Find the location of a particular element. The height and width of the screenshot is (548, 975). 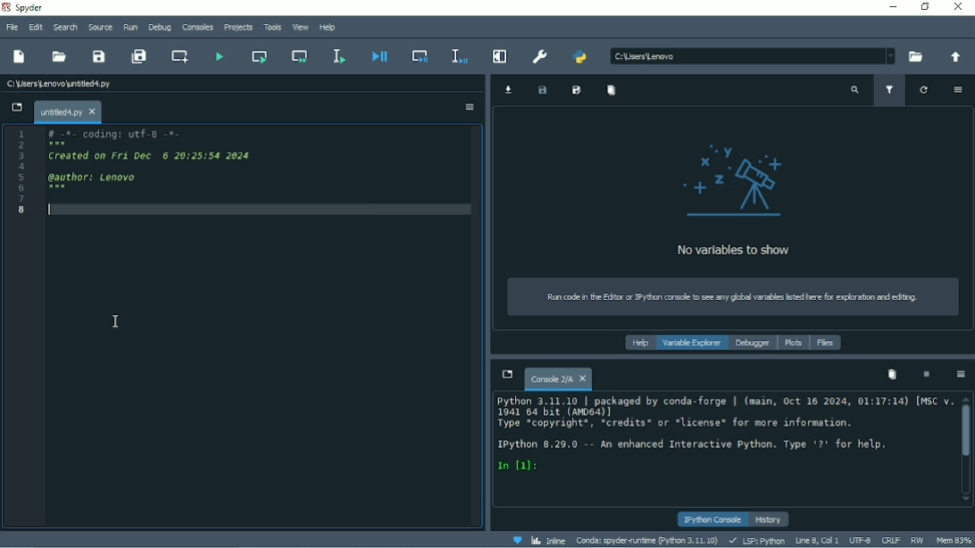

UTF is located at coordinates (861, 541).